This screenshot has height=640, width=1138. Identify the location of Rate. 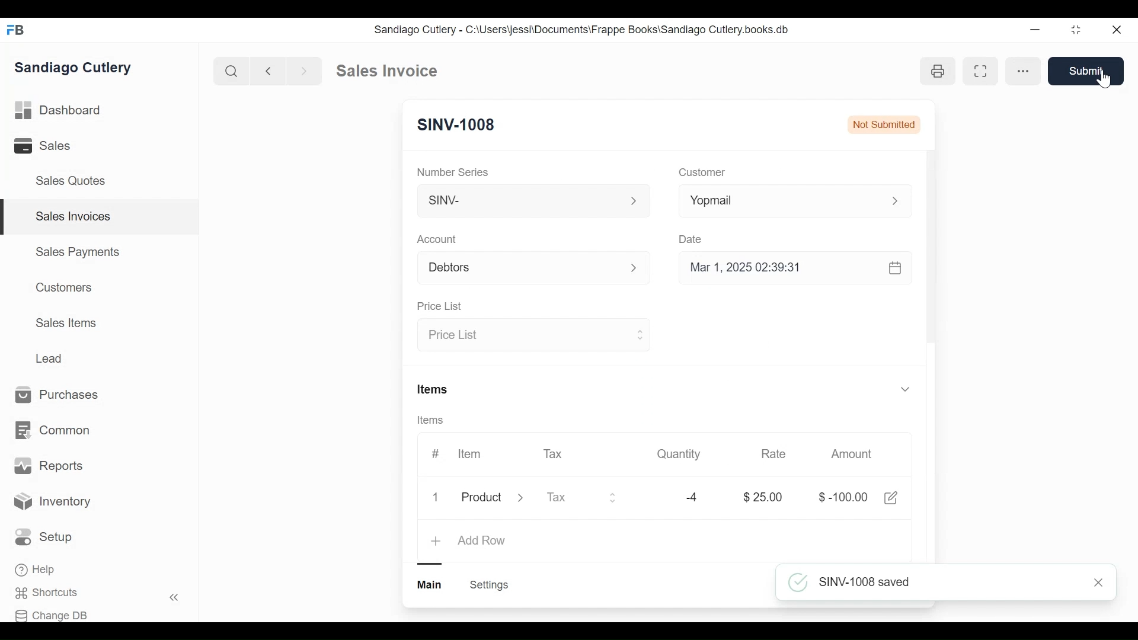
(773, 453).